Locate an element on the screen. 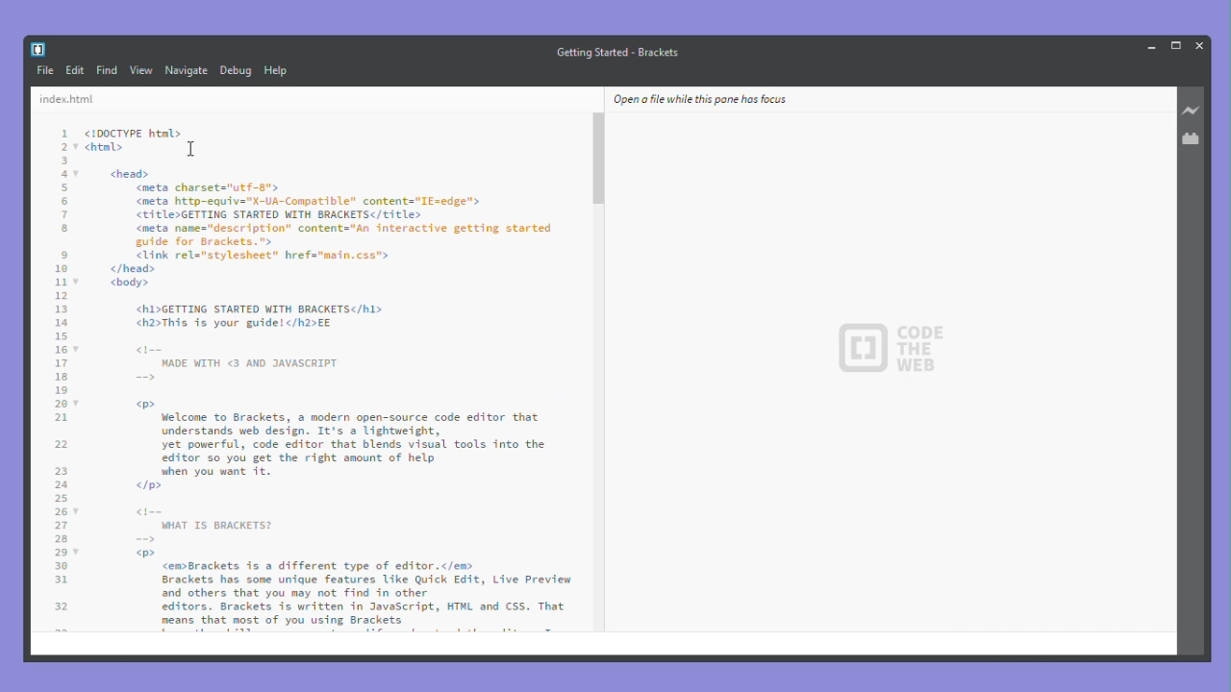 This screenshot has width=1231, height=692. cursor is located at coordinates (190, 150).